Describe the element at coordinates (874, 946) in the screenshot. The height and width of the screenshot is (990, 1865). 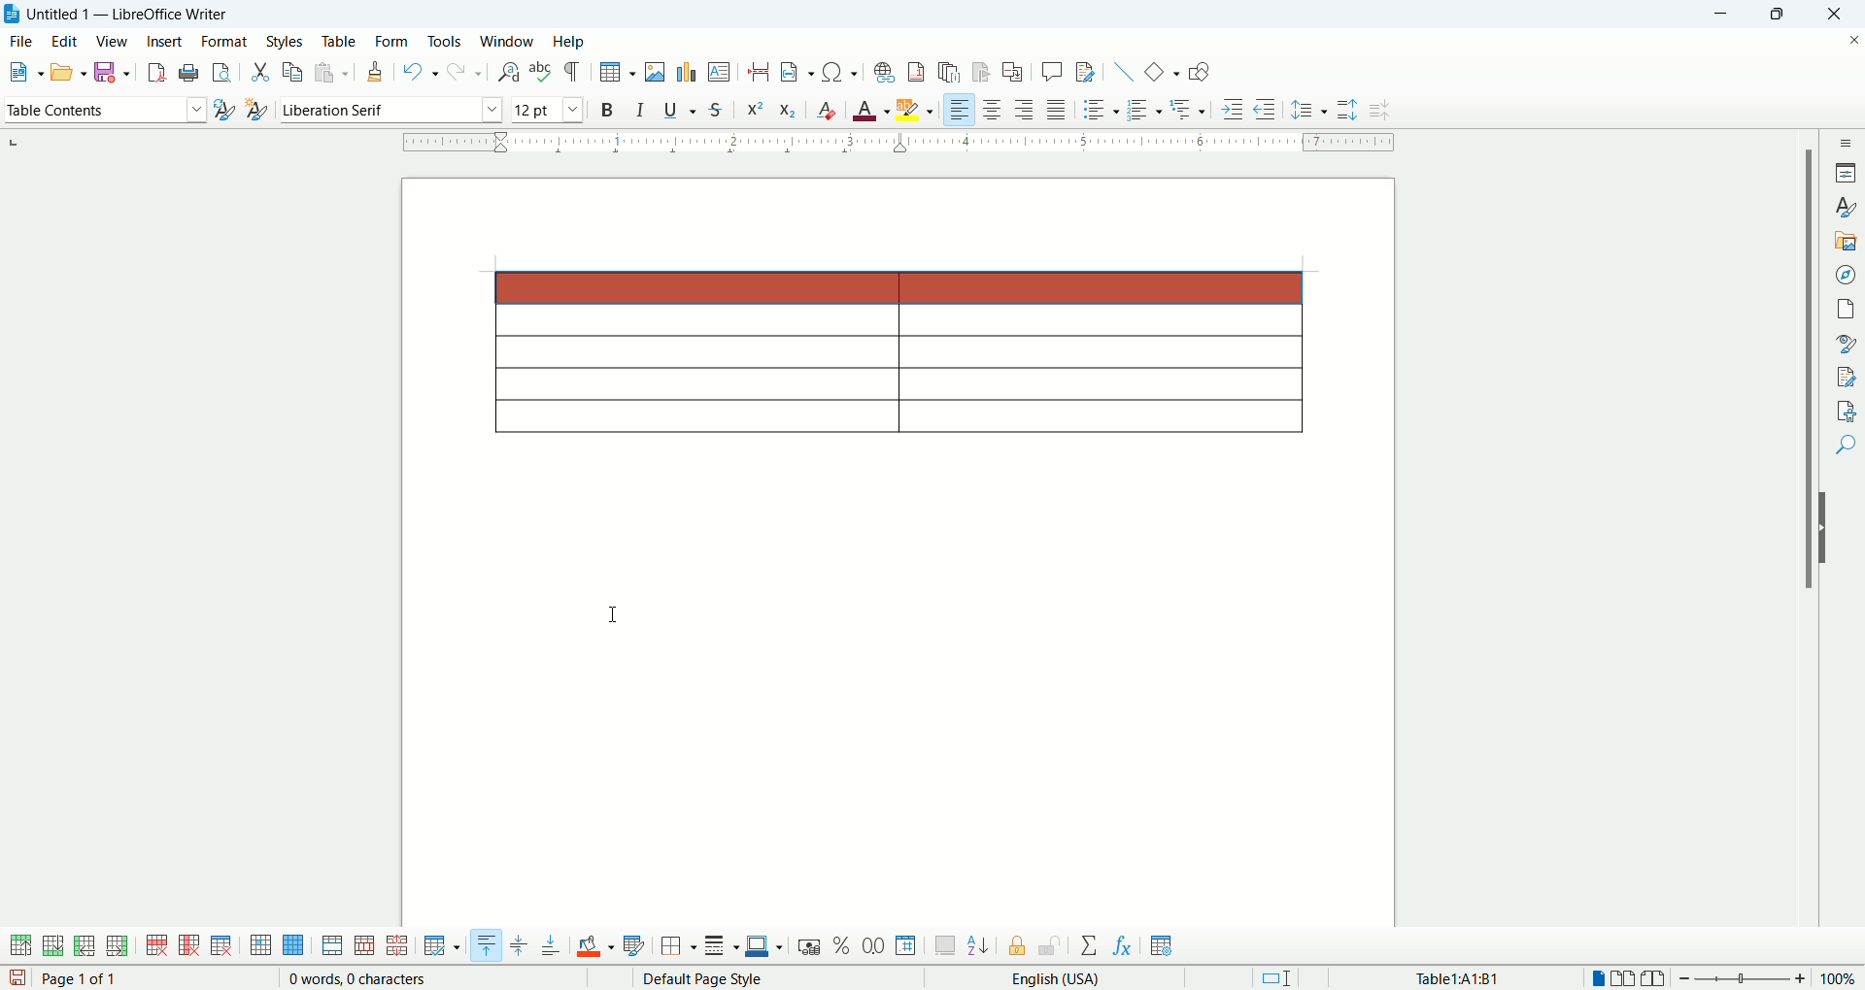
I see `decimal format` at that location.